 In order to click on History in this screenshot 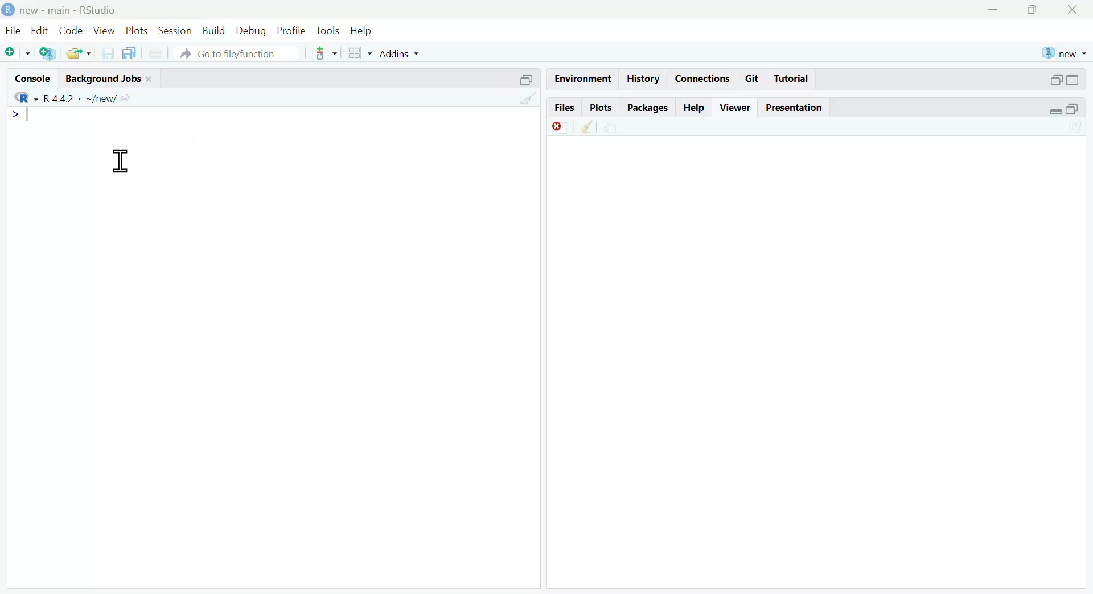, I will do `click(645, 80)`.